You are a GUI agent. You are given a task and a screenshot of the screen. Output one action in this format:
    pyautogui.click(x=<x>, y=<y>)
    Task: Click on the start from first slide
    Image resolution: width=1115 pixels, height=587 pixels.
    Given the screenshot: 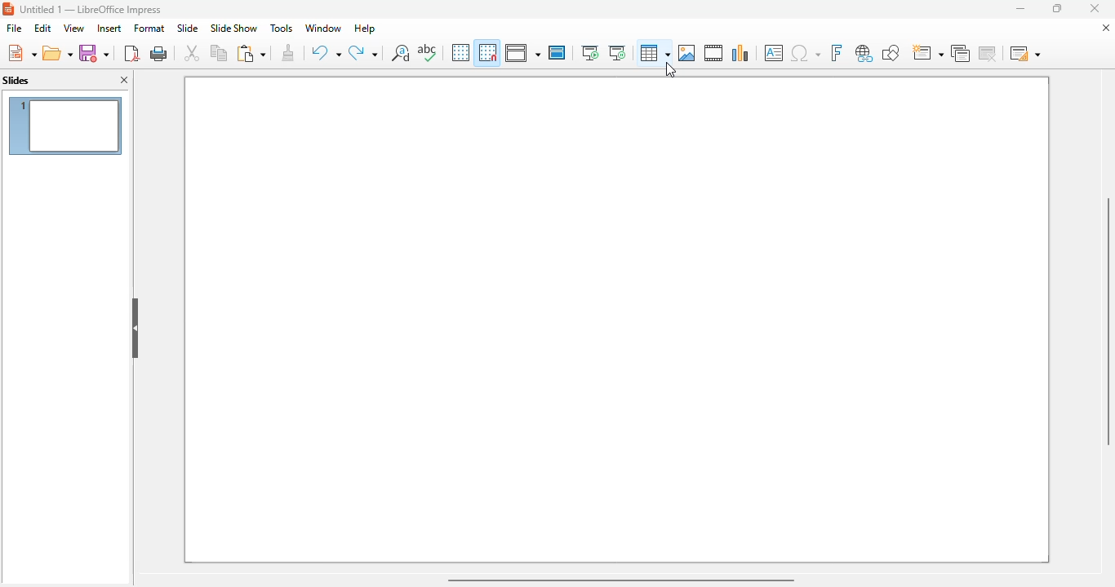 What is the action you would take?
    pyautogui.click(x=591, y=53)
    